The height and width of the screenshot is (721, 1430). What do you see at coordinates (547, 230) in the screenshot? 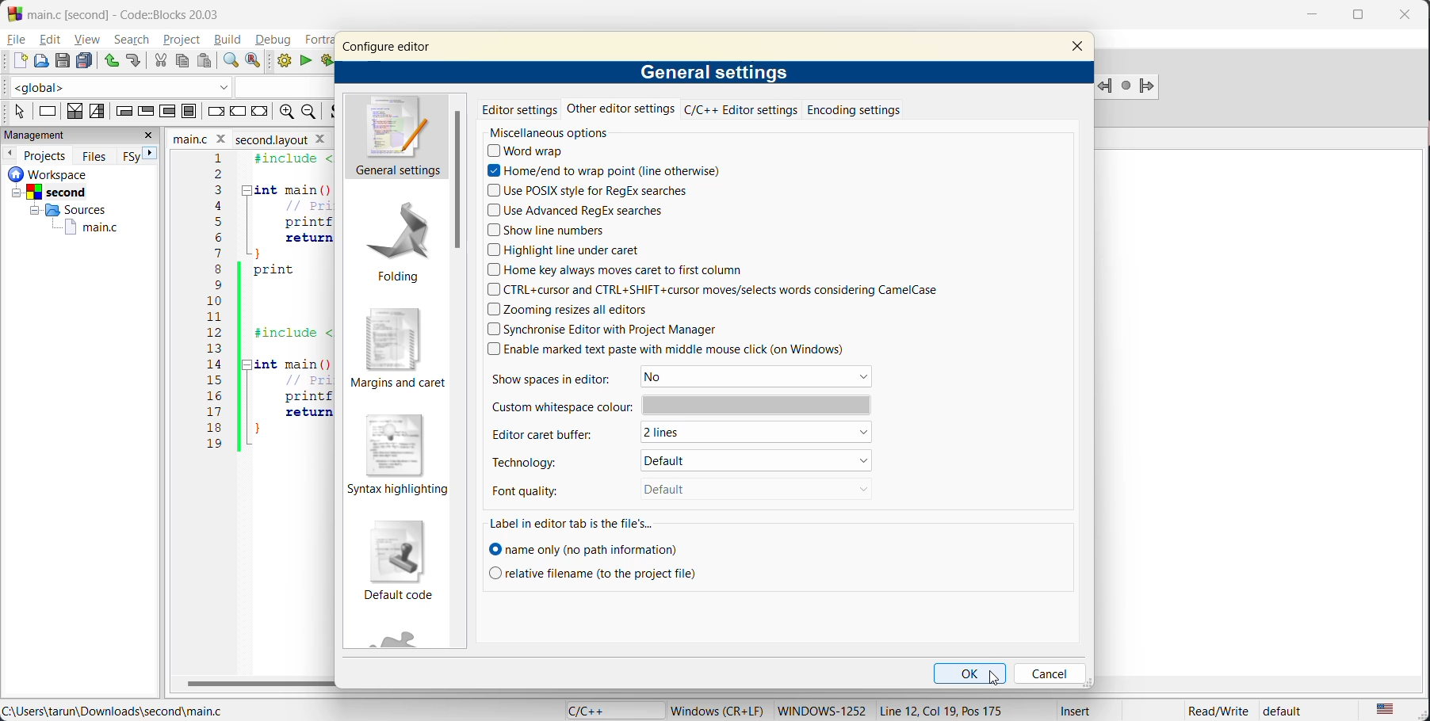
I see `show line numbers` at bounding box center [547, 230].